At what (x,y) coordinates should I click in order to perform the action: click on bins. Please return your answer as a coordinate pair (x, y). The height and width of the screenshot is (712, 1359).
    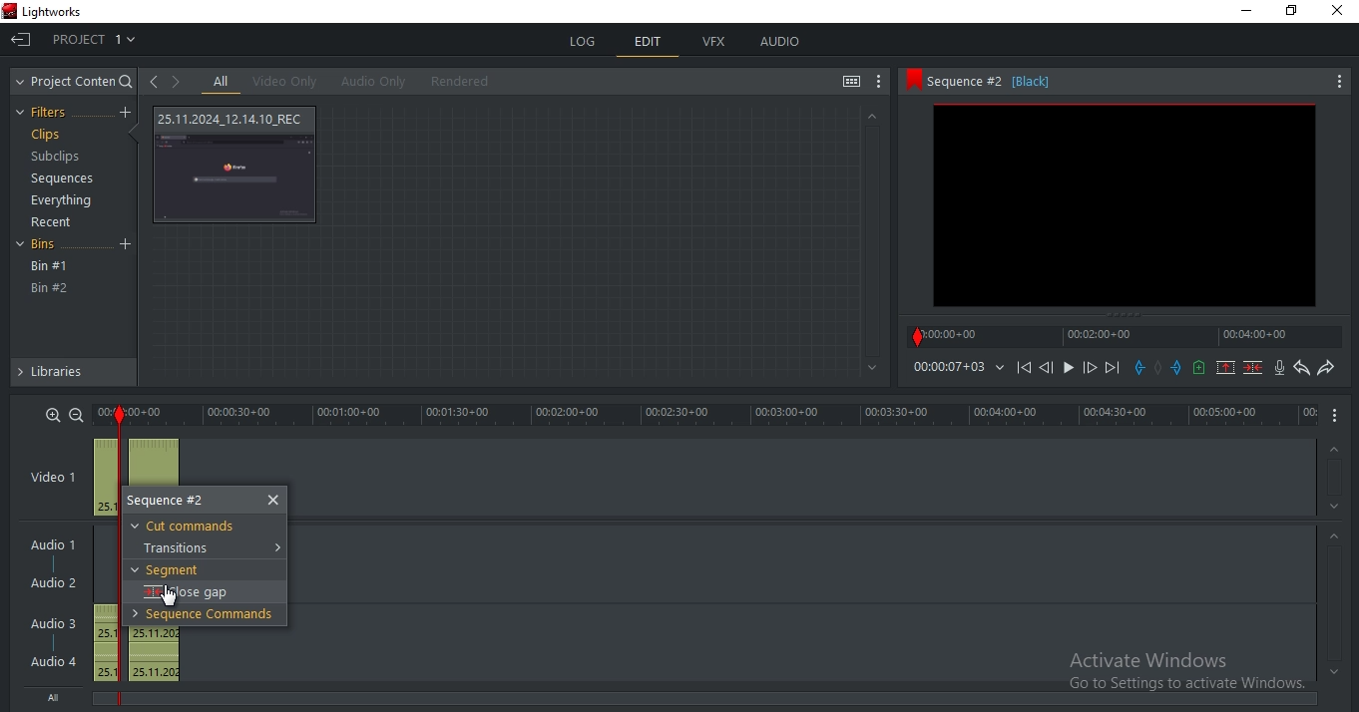
    Looking at the image, I should click on (49, 246).